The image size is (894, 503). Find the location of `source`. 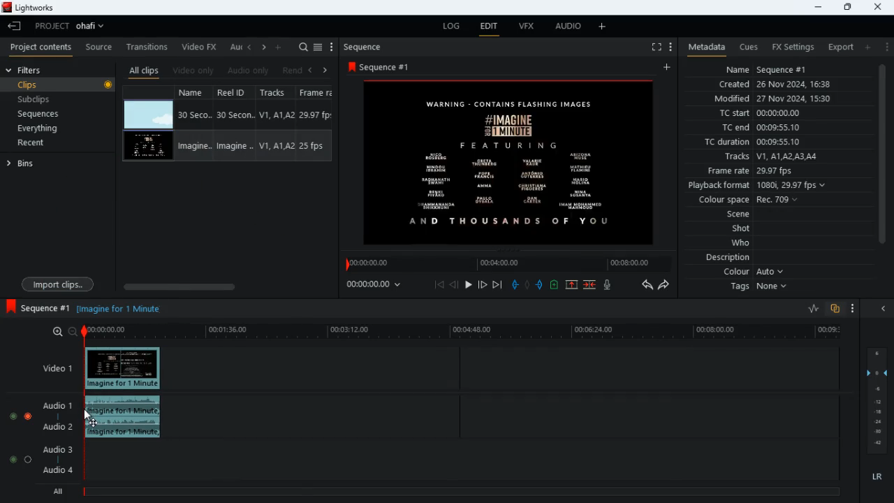

source is located at coordinates (98, 48).